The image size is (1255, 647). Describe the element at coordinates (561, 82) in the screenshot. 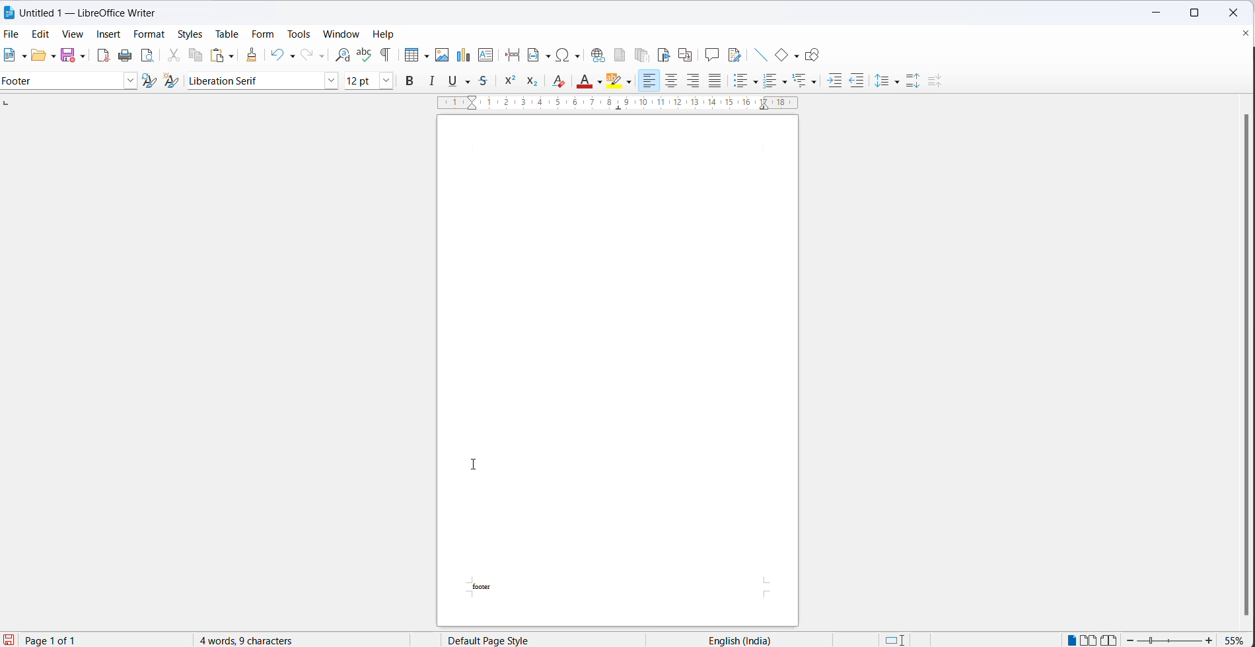

I see `clear direct formatting` at that location.